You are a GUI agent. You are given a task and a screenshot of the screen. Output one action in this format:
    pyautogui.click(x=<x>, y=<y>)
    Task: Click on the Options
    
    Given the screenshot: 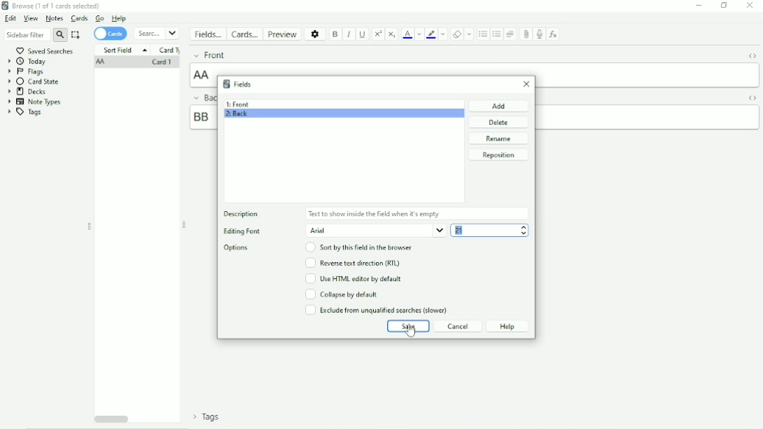 What is the action you would take?
    pyautogui.click(x=240, y=248)
    